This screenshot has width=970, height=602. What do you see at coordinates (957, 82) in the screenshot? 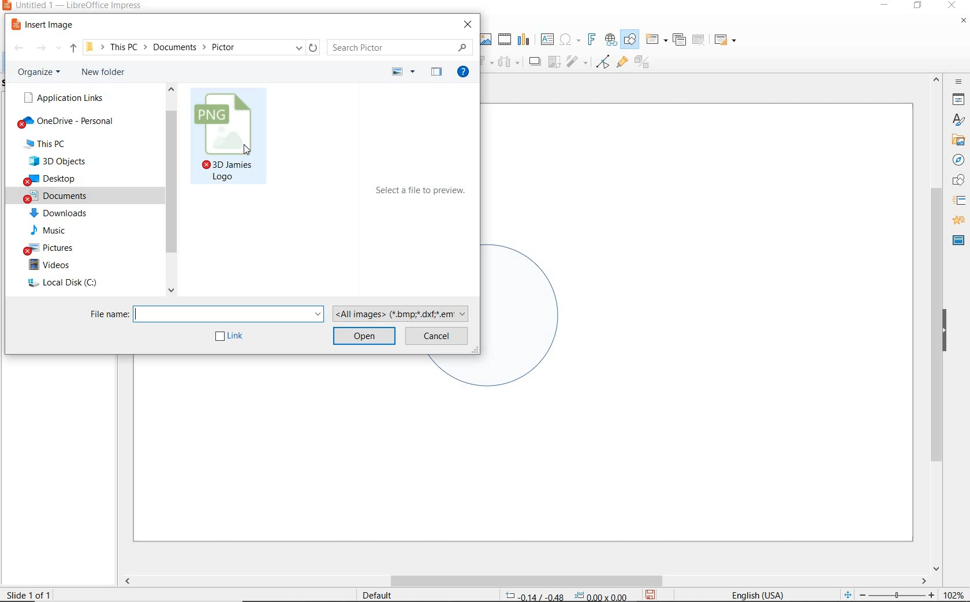
I see `sidebar settings` at bounding box center [957, 82].